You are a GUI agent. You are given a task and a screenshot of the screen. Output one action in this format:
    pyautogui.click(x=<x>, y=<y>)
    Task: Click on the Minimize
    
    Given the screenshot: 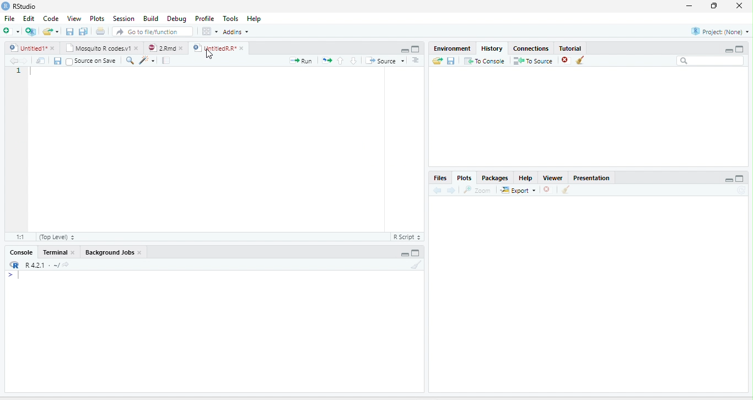 What is the action you would take?
    pyautogui.click(x=728, y=50)
    